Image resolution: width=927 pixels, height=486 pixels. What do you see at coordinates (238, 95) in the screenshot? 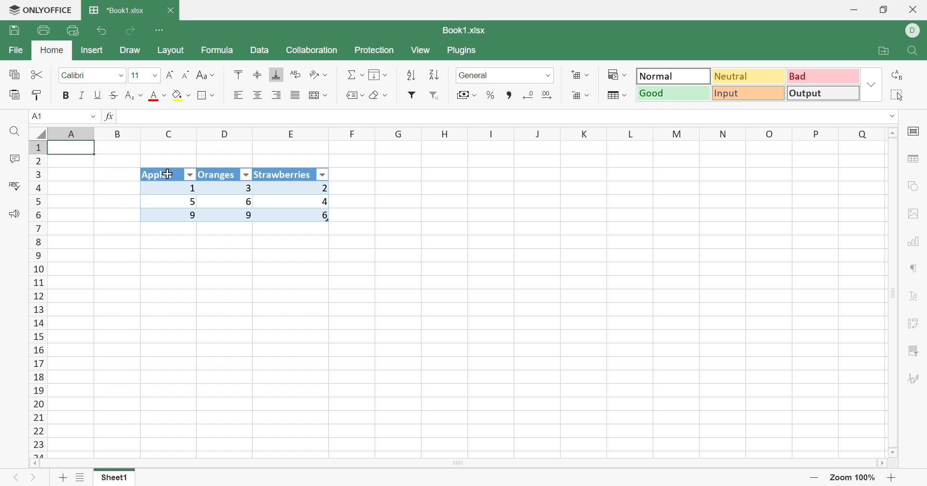
I see `Align Right` at bounding box center [238, 95].